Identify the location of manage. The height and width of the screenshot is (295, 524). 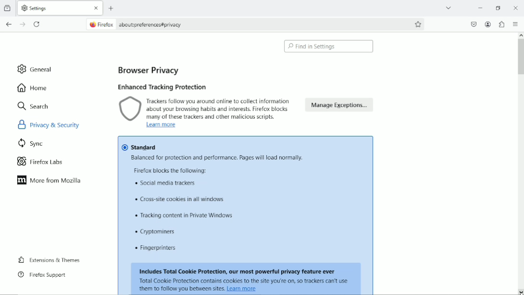
(340, 105).